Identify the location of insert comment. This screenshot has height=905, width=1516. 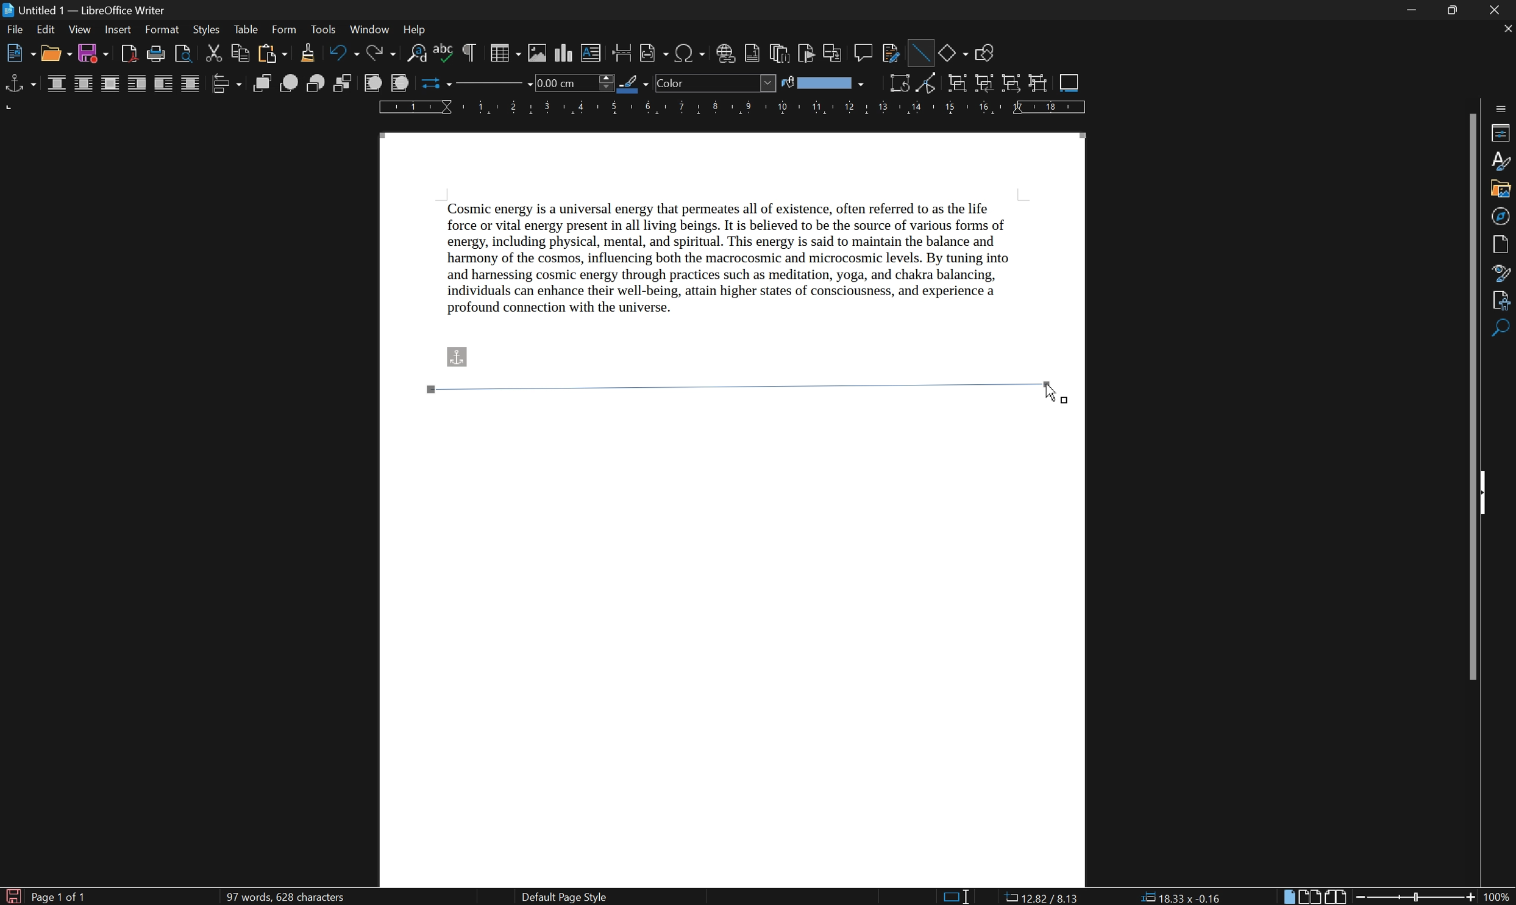
(865, 52).